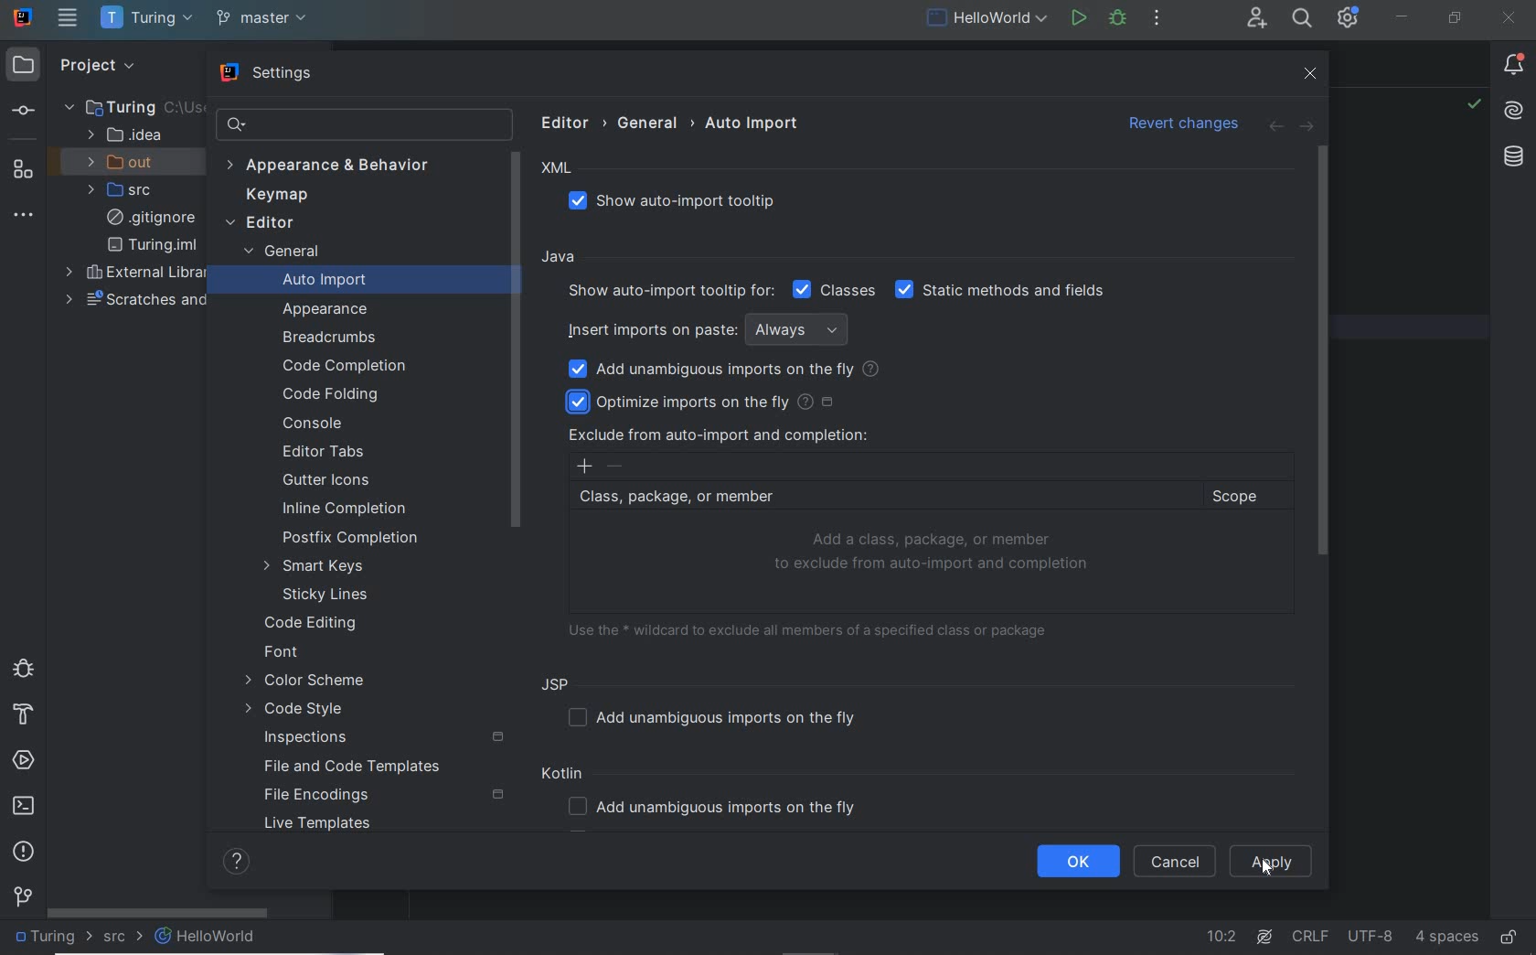 The height and width of the screenshot is (955, 1536). I want to click on XML, so click(558, 168).